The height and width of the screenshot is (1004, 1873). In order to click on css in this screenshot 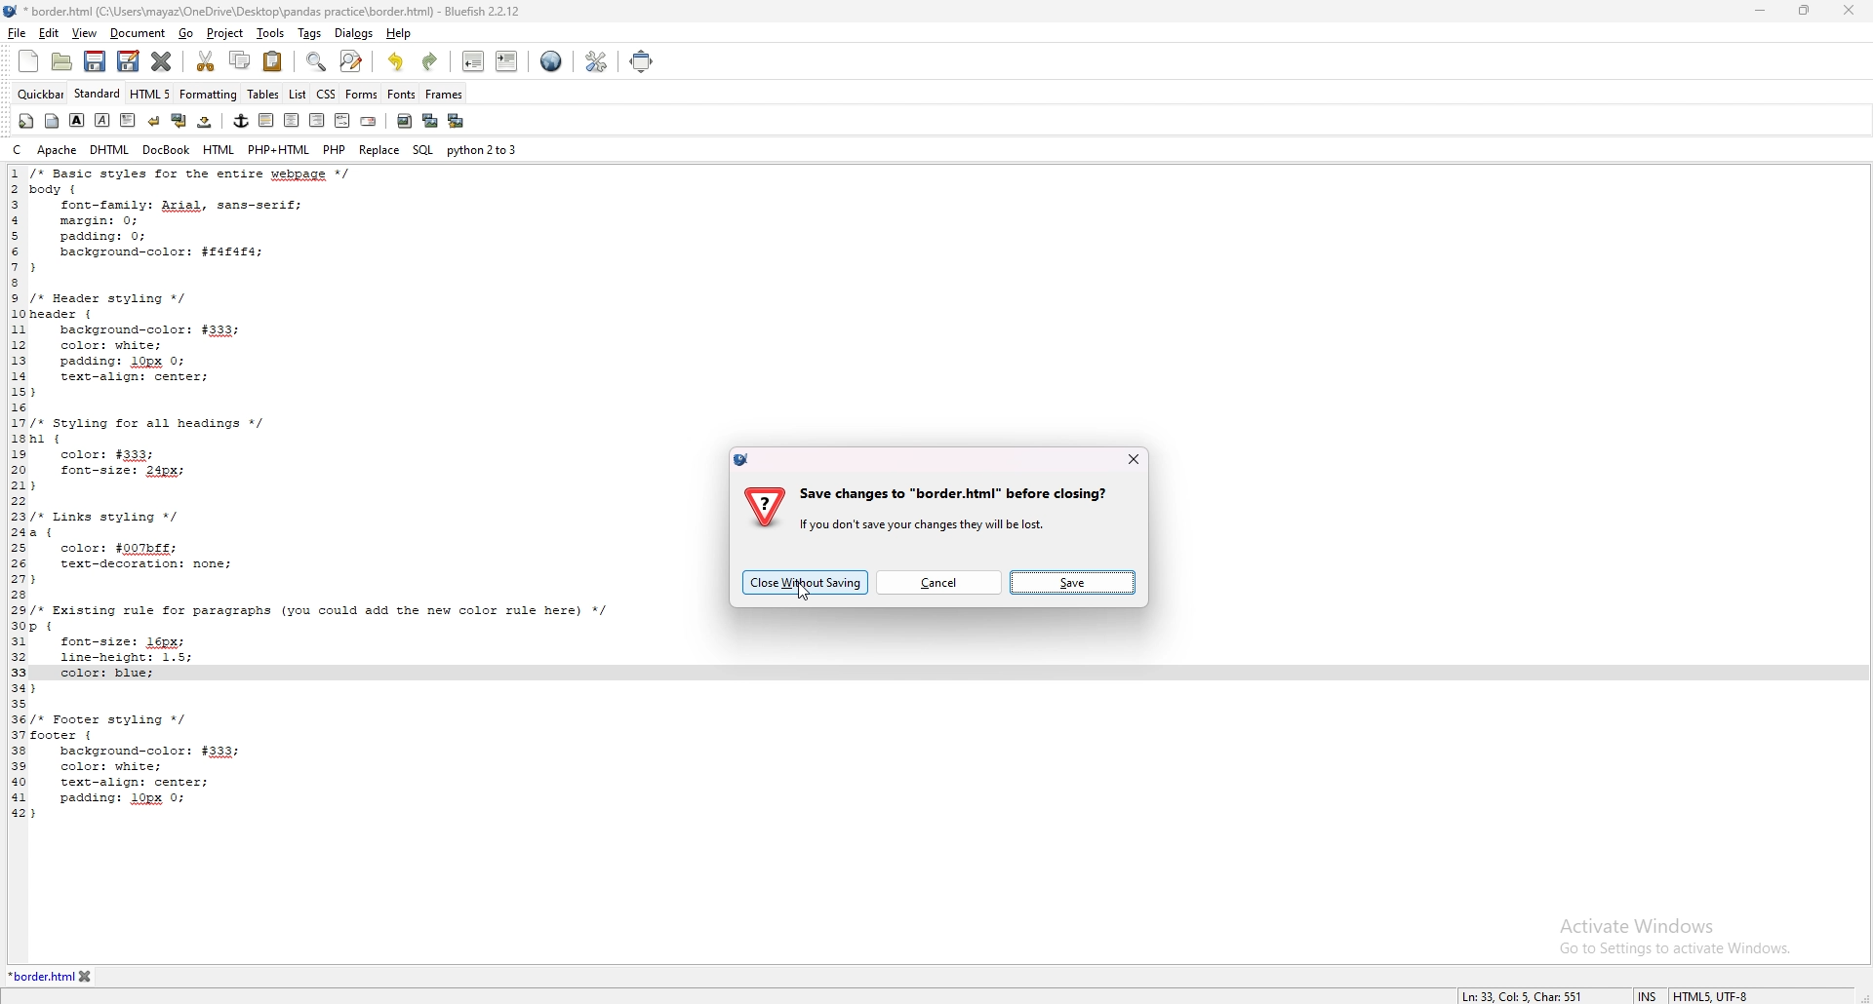, I will do `click(325, 96)`.